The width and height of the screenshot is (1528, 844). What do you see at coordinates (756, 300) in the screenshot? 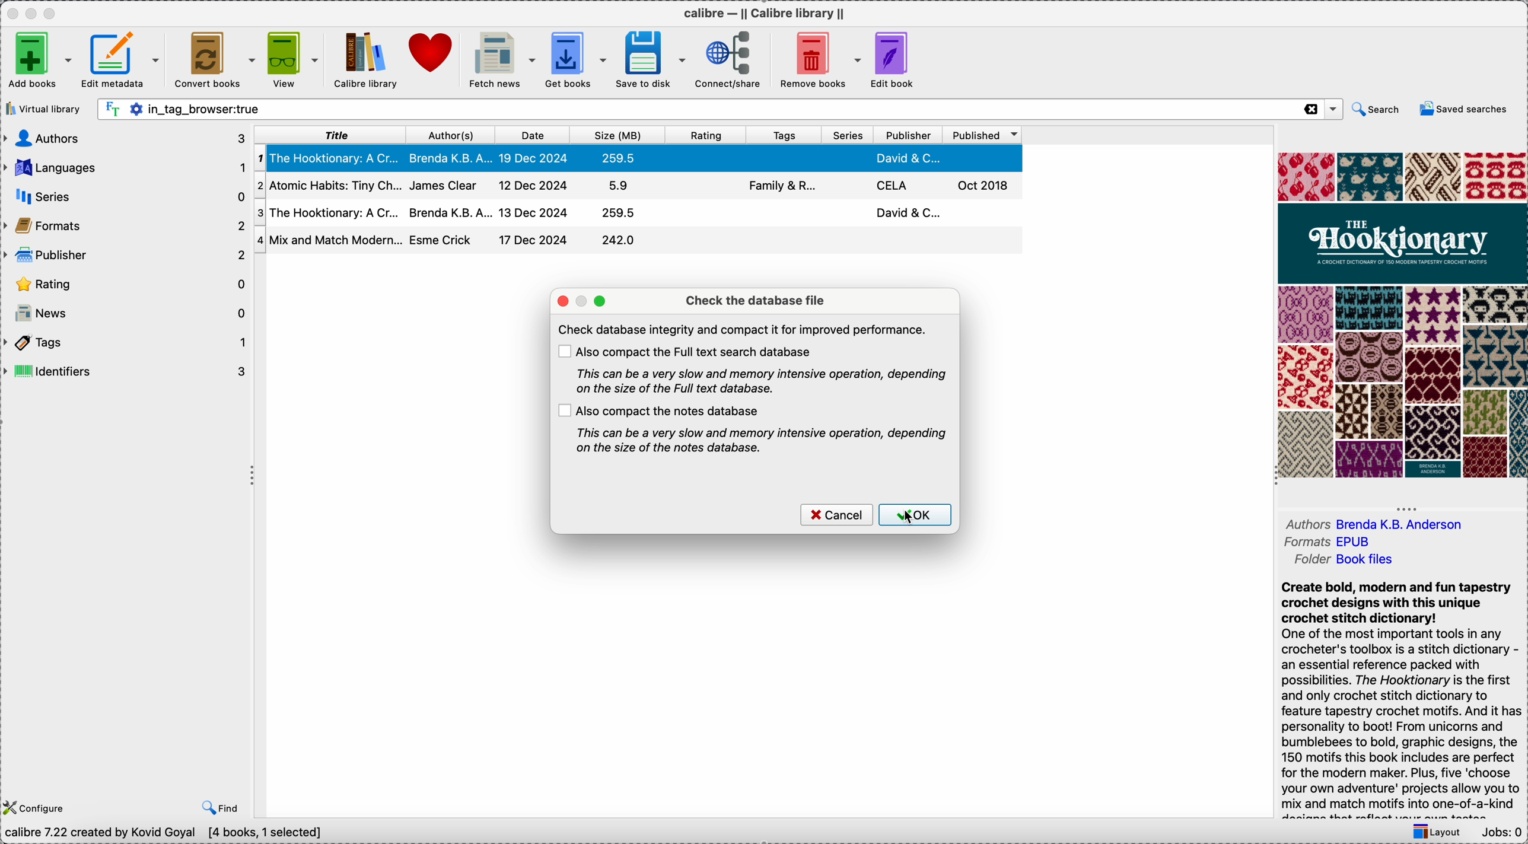
I see `check the database file` at bounding box center [756, 300].